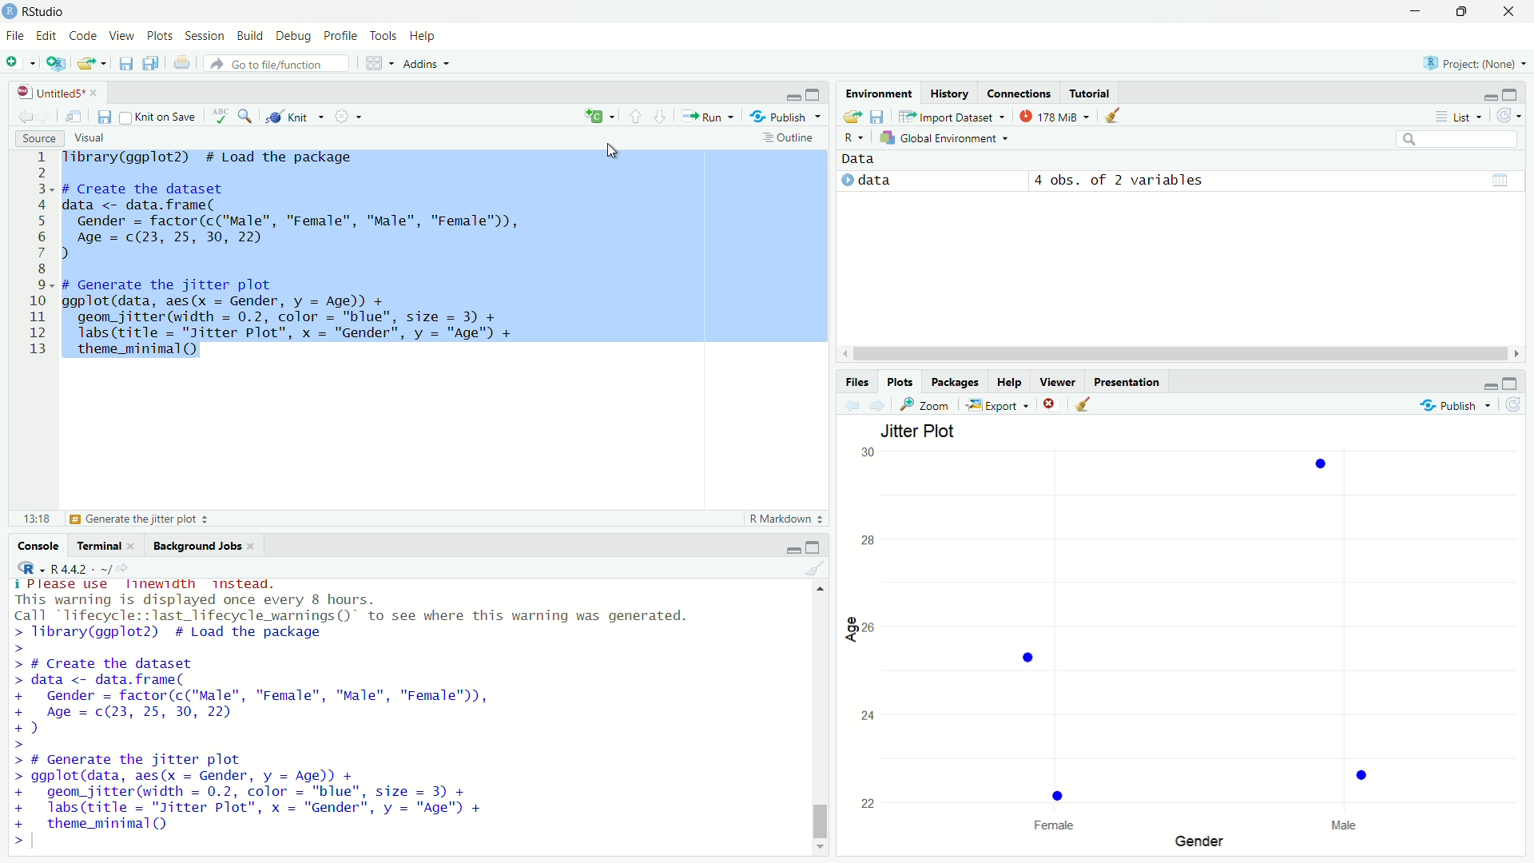 The width and height of the screenshot is (1534, 863). I want to click on tutorial, so click(1095, 93).